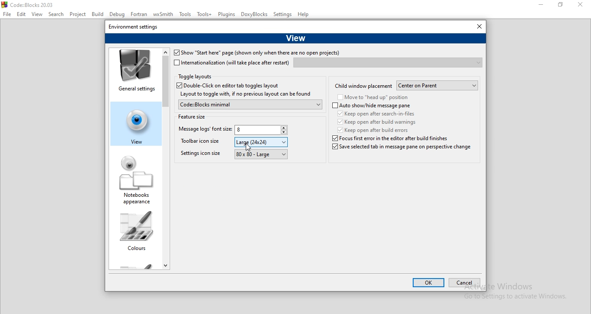 This screenshot has width=591, height=314. I want to click on Move to "head up" position , so click(373, 98).